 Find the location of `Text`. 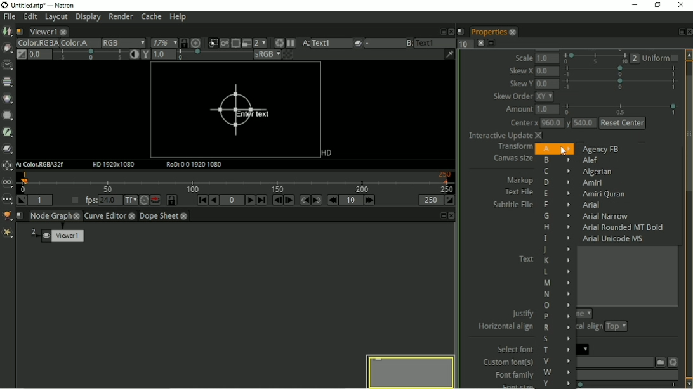

Text is located at coordinates (525, 258).